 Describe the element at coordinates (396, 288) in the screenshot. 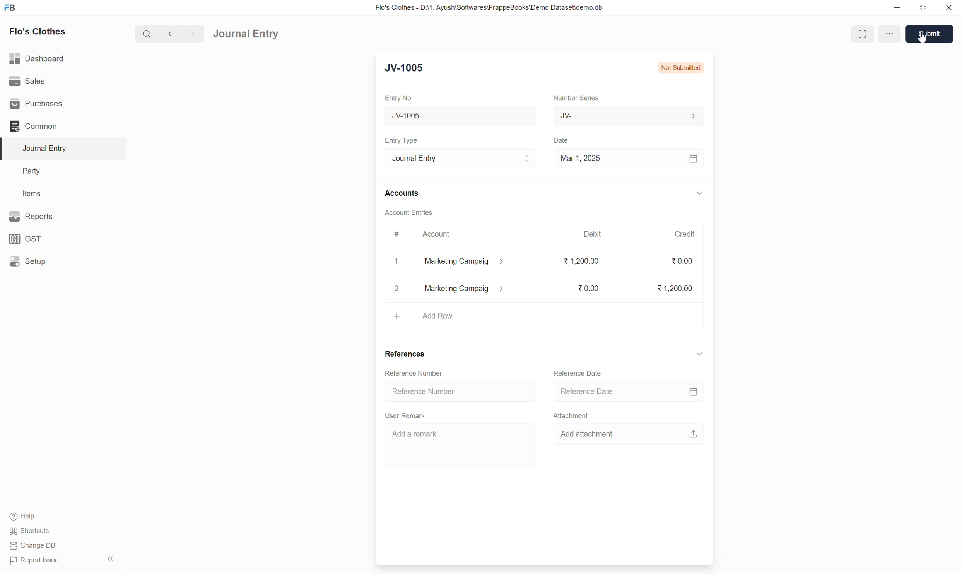

I see `2` at that location.